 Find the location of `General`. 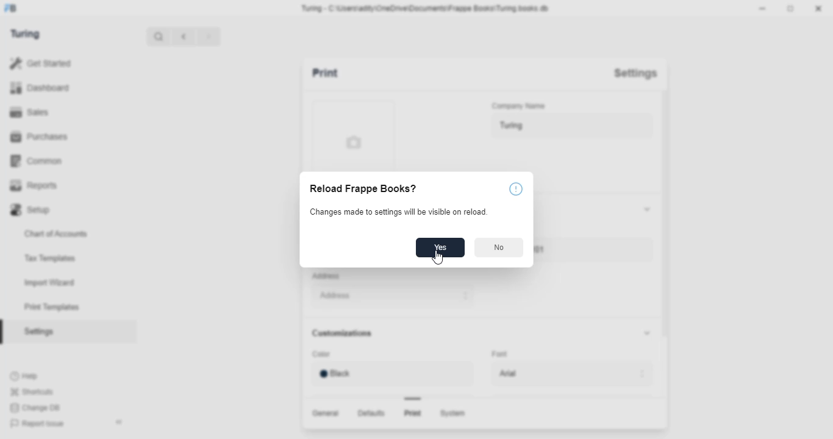

General is located at coordinates (323, 412).